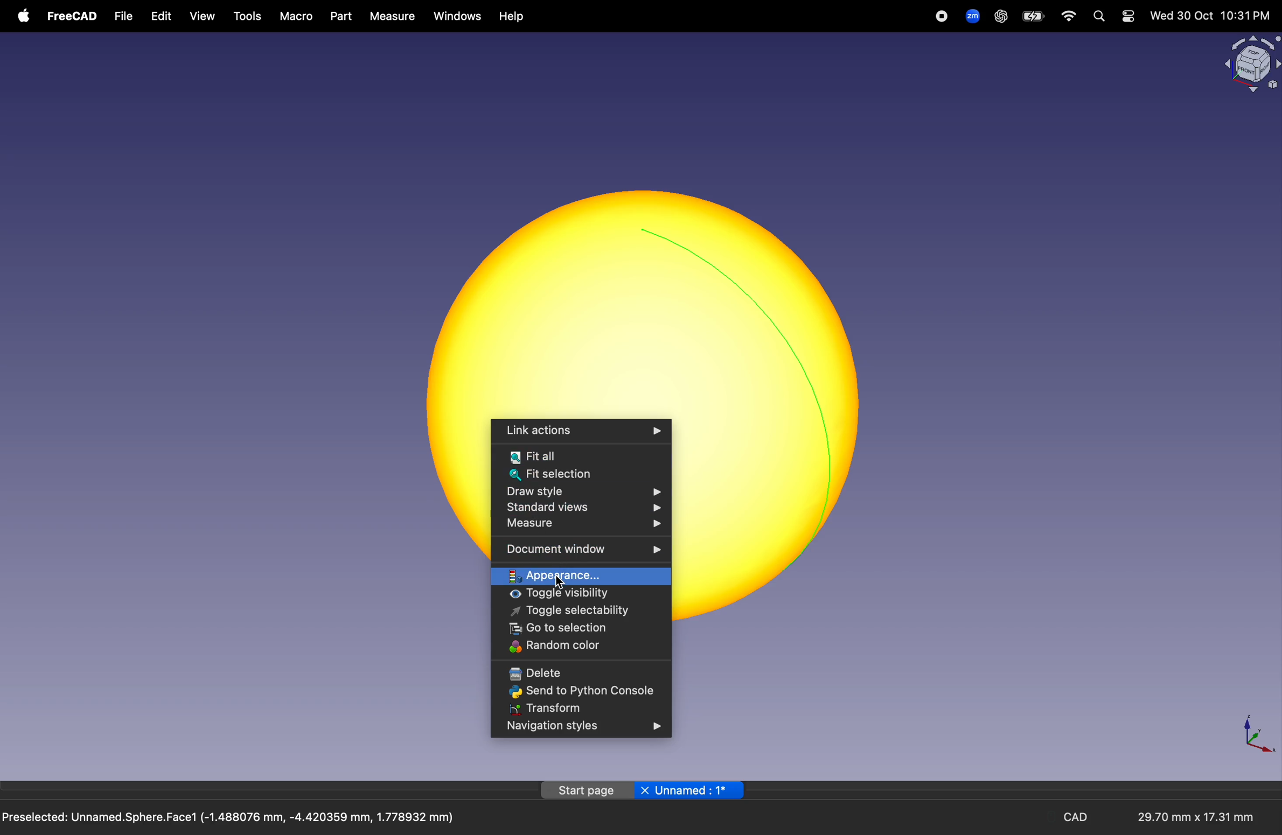  I want to click on toogle selectability, so click(583, 612).